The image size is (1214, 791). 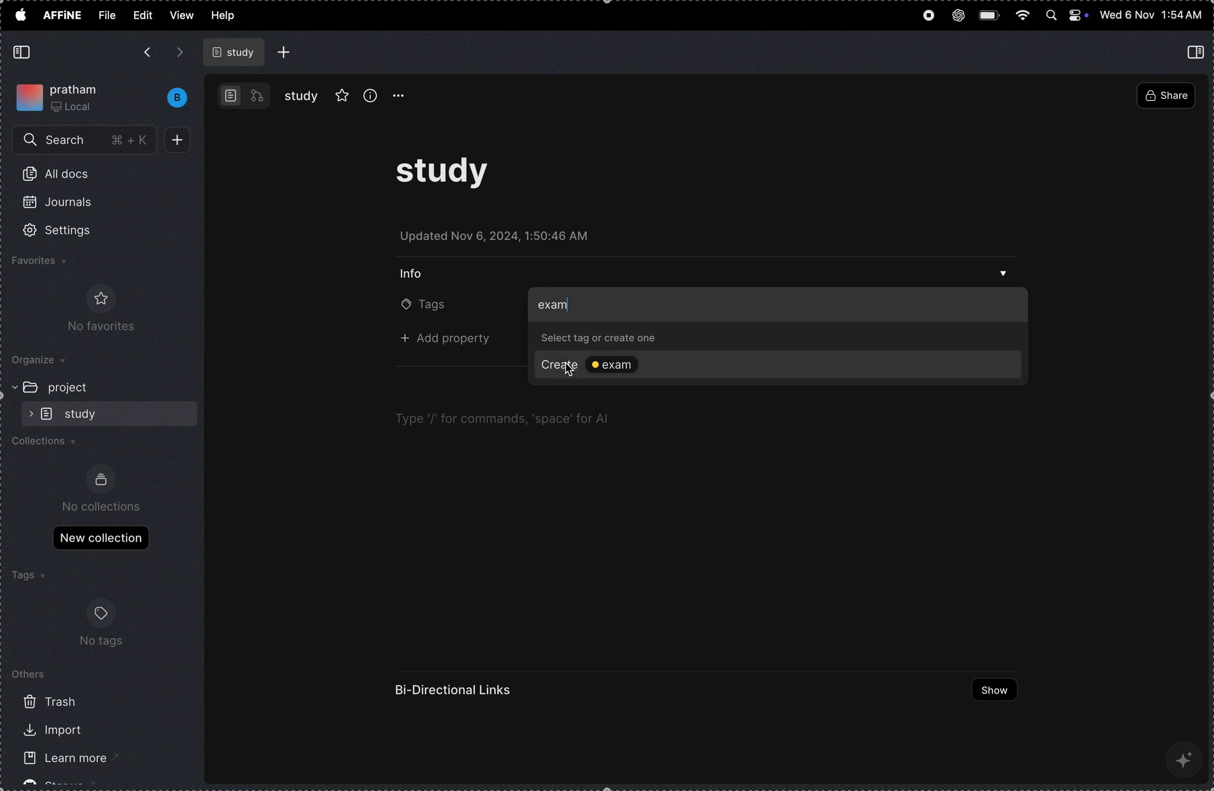 What do you see at coordinates (11, 386) in the screenshot?
I see `expand/collapse` at bounding box center [11, 386].